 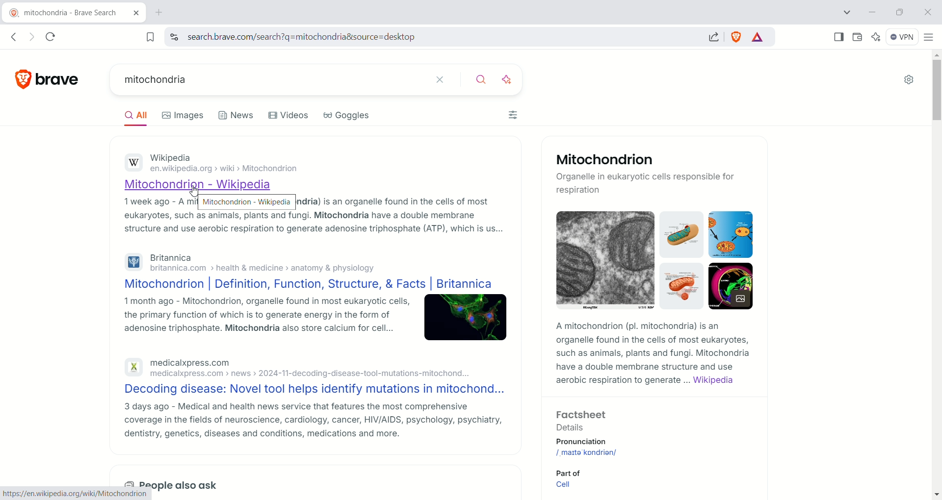 I want to click on reload, so click(x=52, y=36).